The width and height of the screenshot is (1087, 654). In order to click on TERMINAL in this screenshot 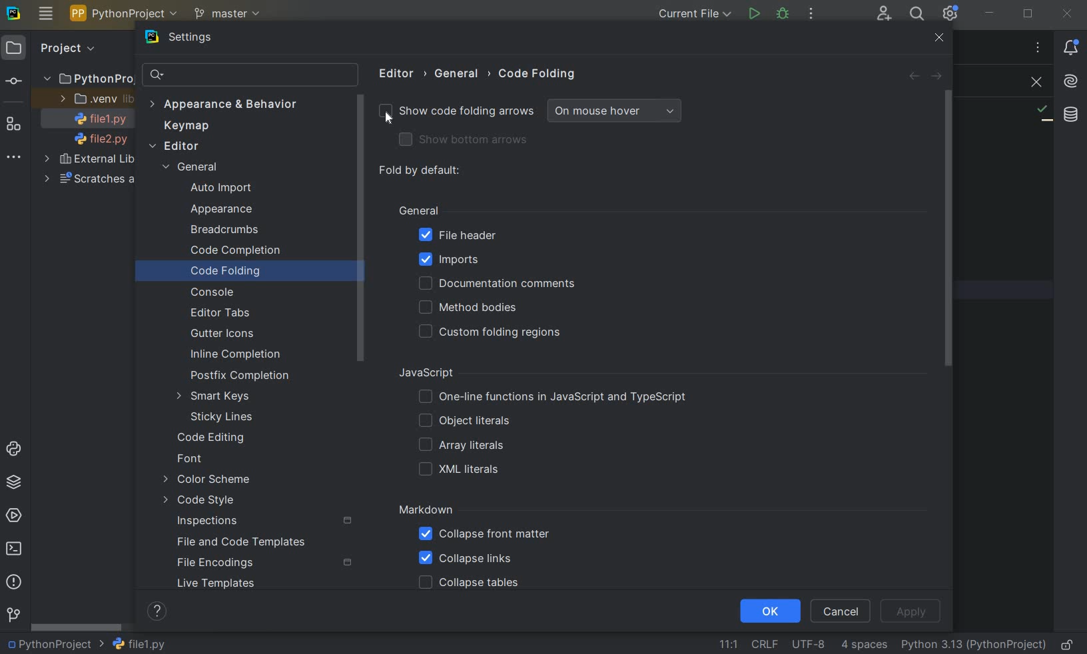, I will do `click(17, 546)`.